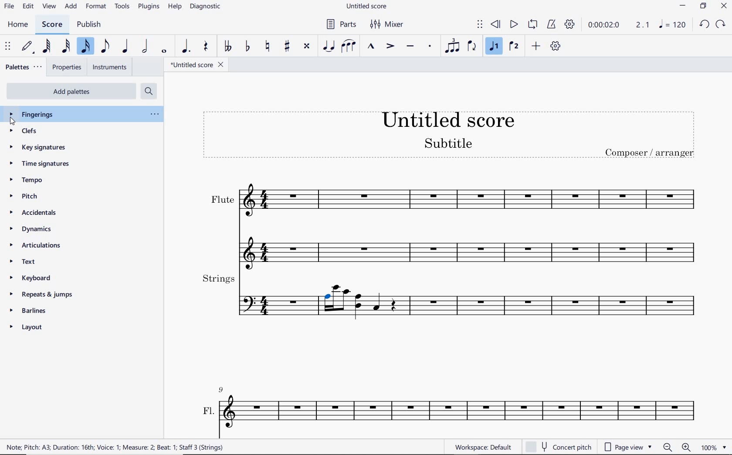 This screenshot has width=732, height=455. I want to click on instruments, so click(109, 66).